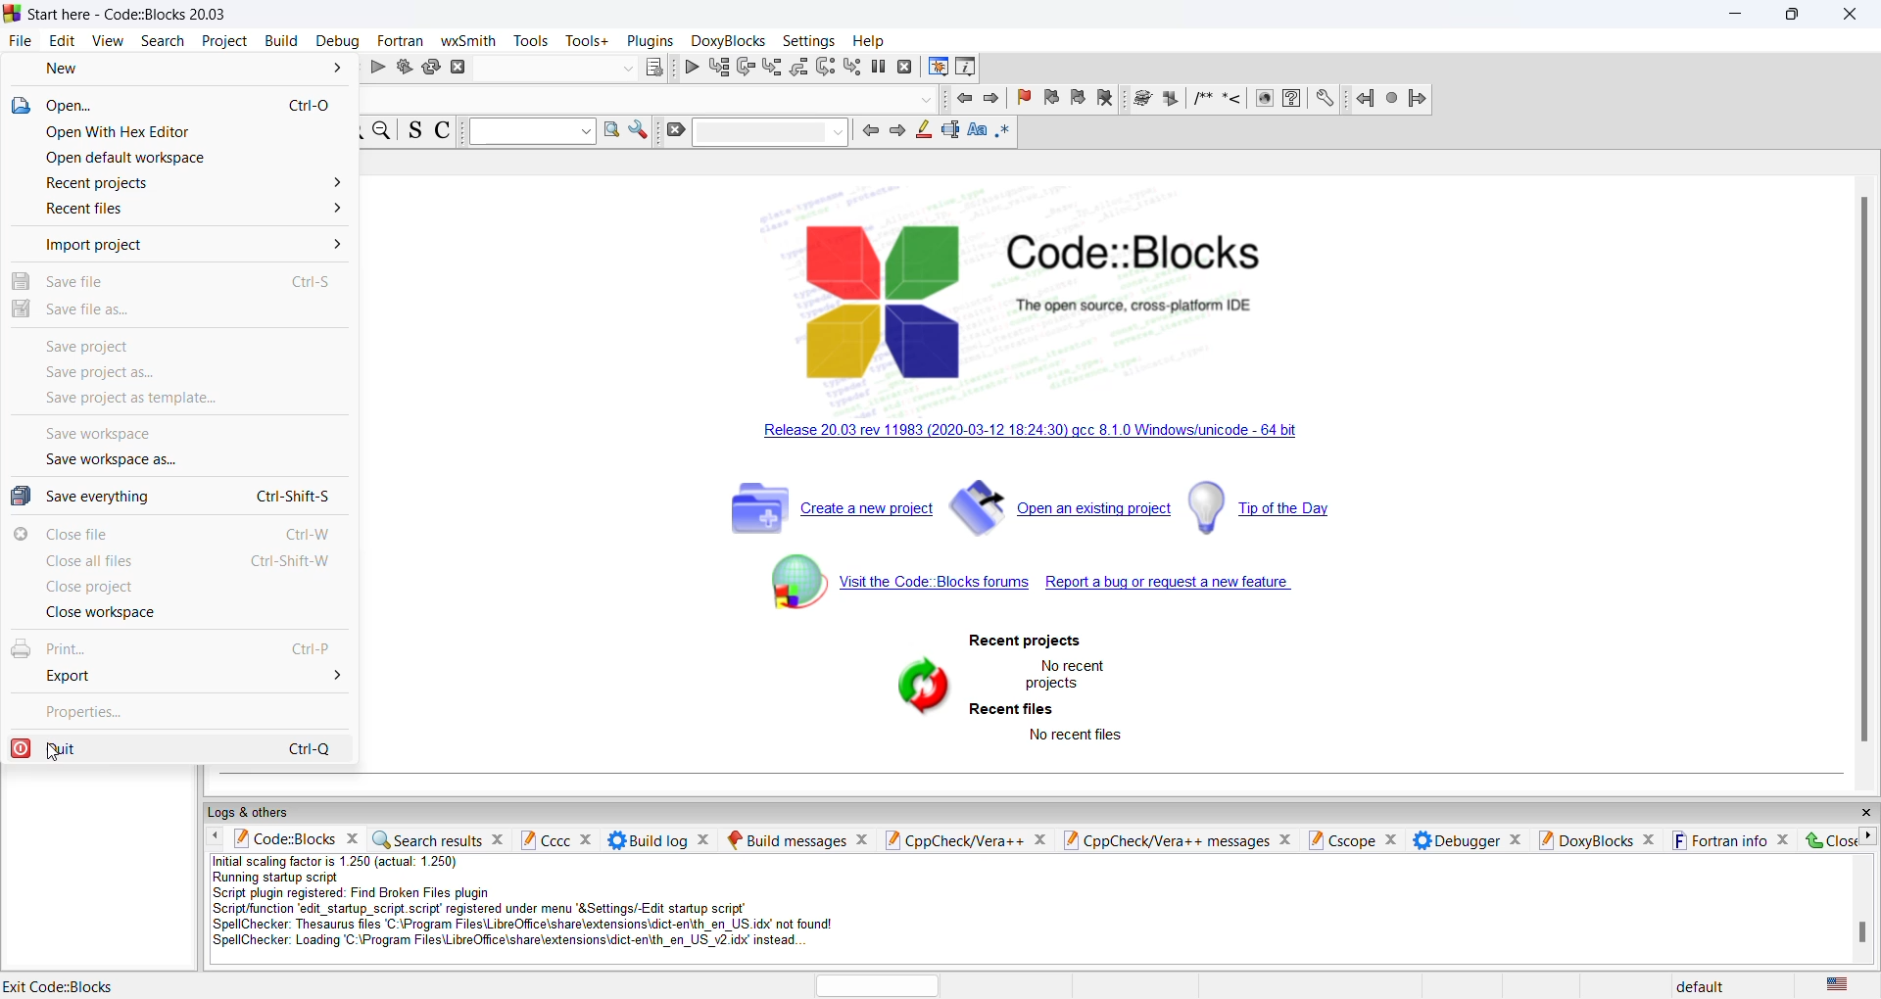 This screenshot has width=1881, height=999. Describe the element at coordinates (1291, 99) in the screenshot. I see `faq` at that location.